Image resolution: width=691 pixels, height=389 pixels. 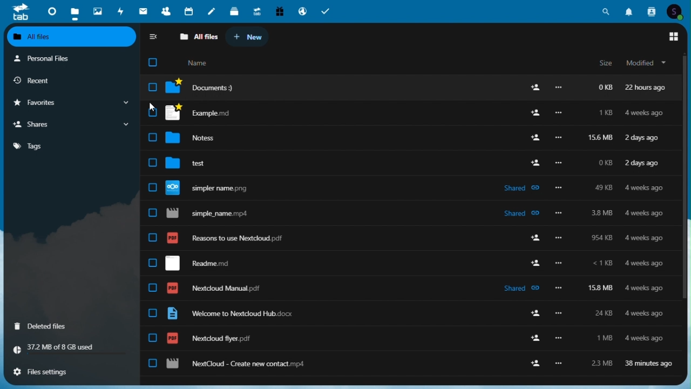 I want to click on Activity photos, so click(x=121, y=11).